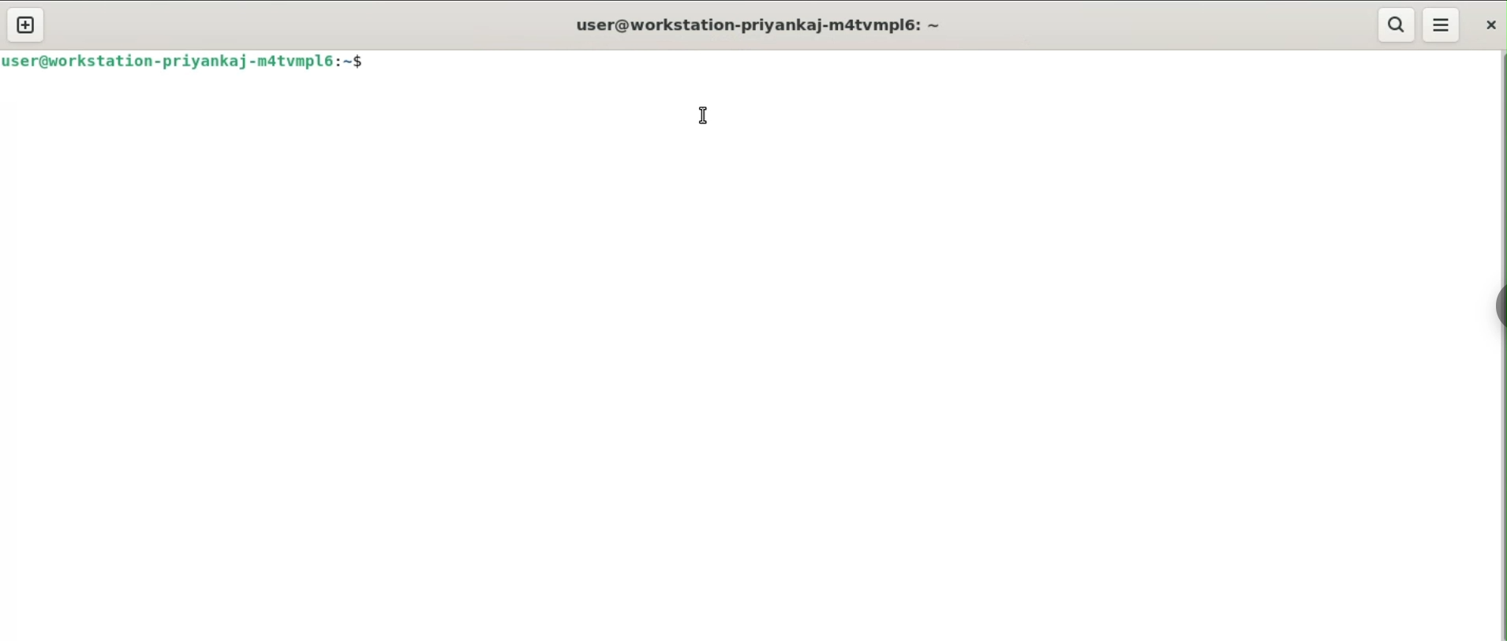  What do you see at coordinates (24, 24) in the screenshot?
I see `new tab` at bounding box center [24, 24].